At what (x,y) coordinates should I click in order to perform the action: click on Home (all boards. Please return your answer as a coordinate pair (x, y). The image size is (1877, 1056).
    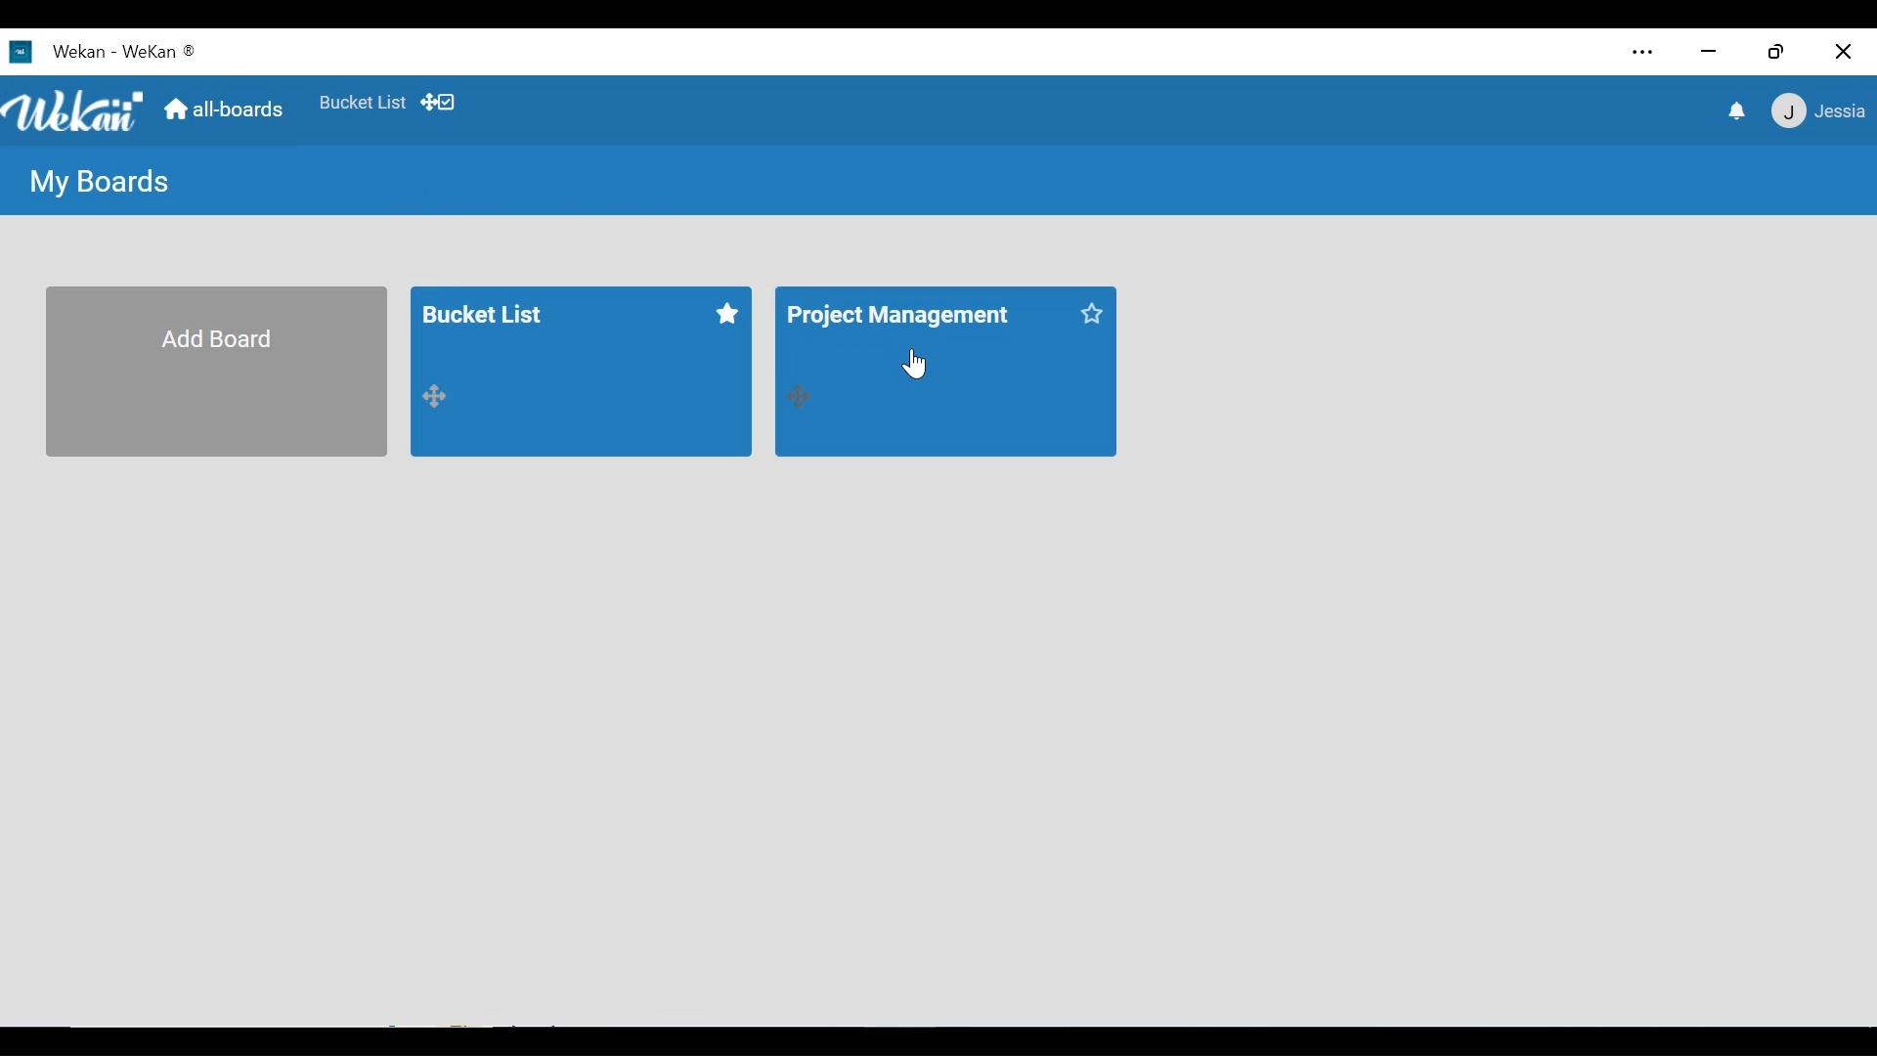
    Looking at the image, I should click on (226, 108).